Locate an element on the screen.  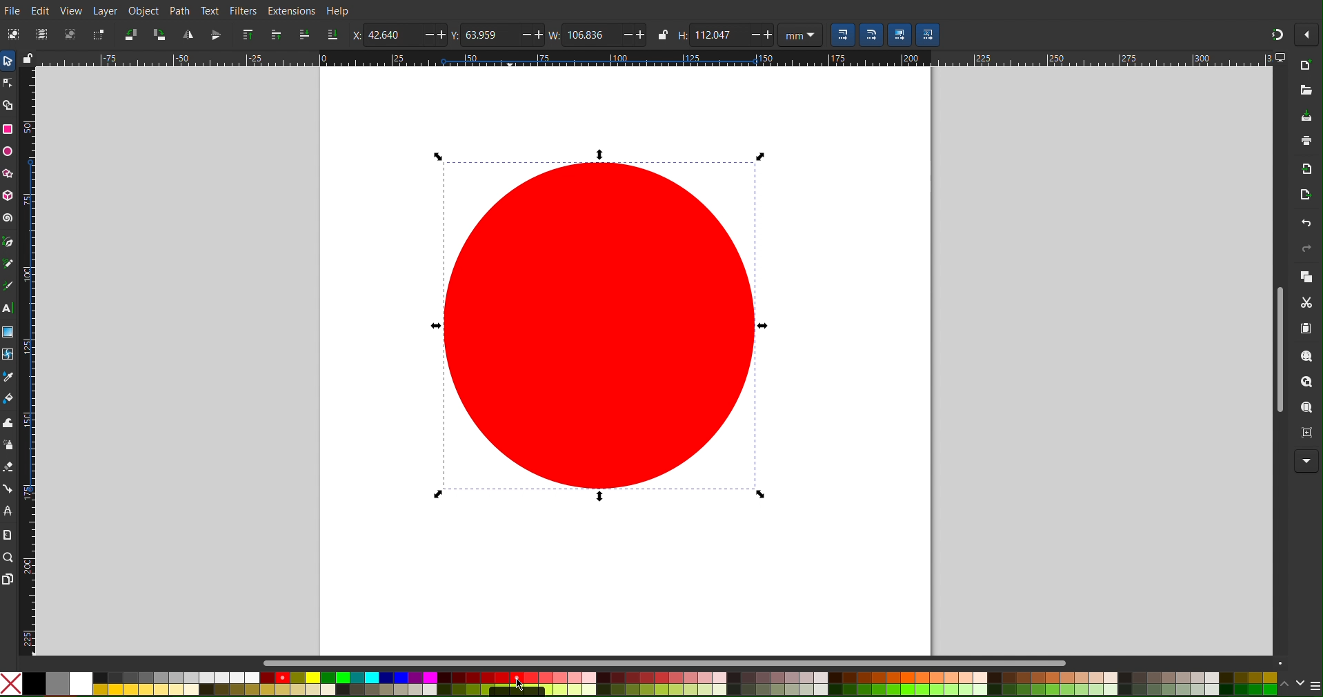
Color Options is located at coordinates (639, 684).